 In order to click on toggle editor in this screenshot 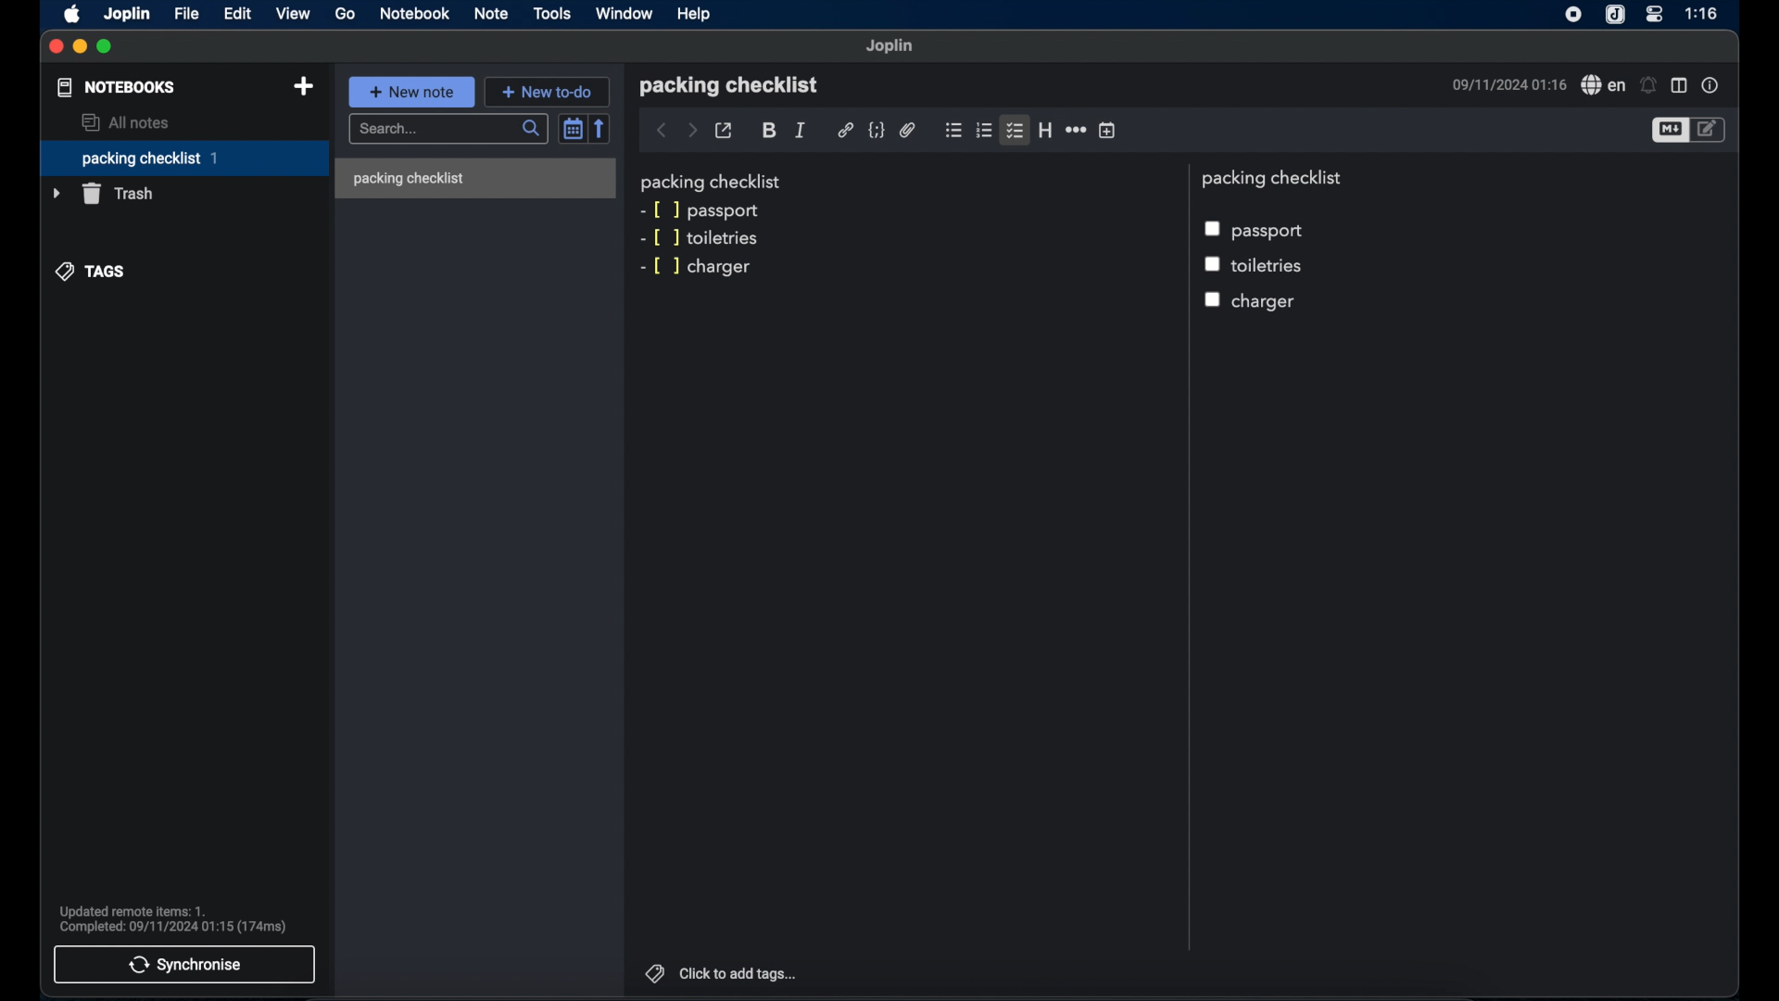, I will do `click(1669, 131)`.